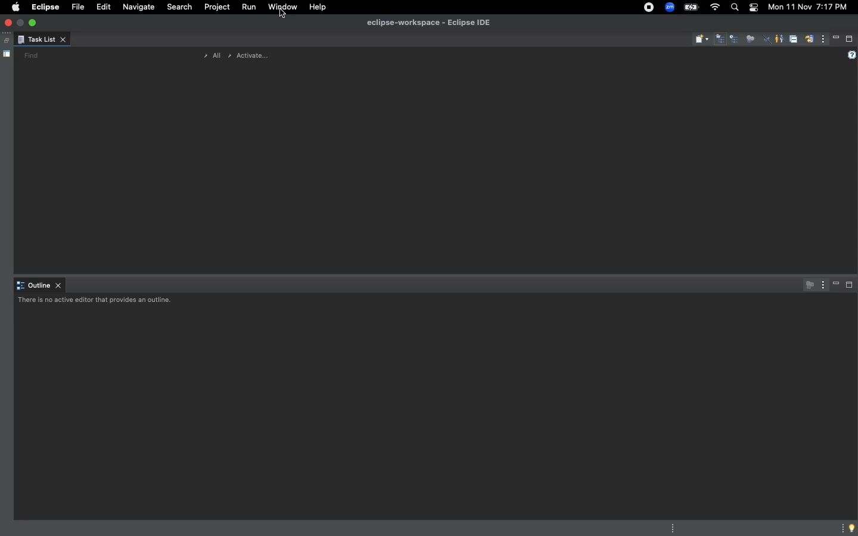  Describe the element at coordinates (767, 40) in the screenshot. I see `Hide completed tasks` at that location.